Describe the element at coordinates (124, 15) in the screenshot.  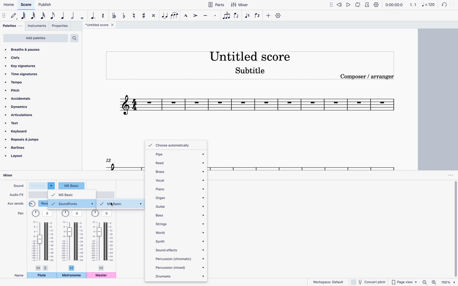
I see `toggle flat` at that location.